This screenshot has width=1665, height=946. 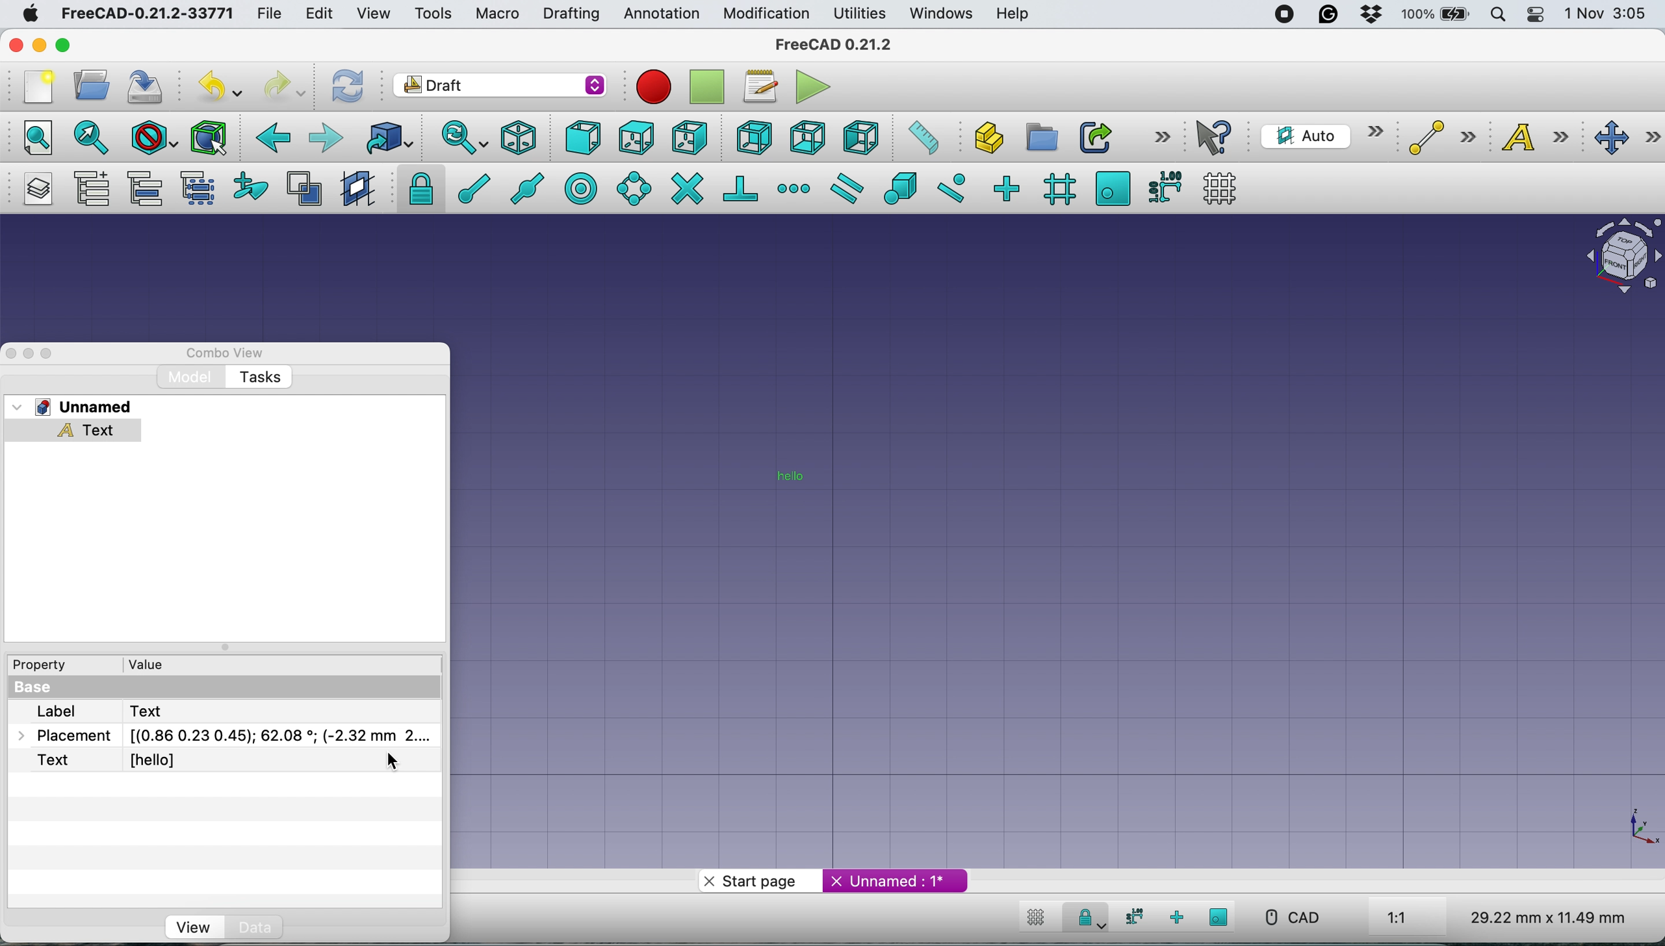 What do you see at coordinates (1631, 825) in the screenshot?
I see `xy coordinate` at bounding box center [1631, 825].